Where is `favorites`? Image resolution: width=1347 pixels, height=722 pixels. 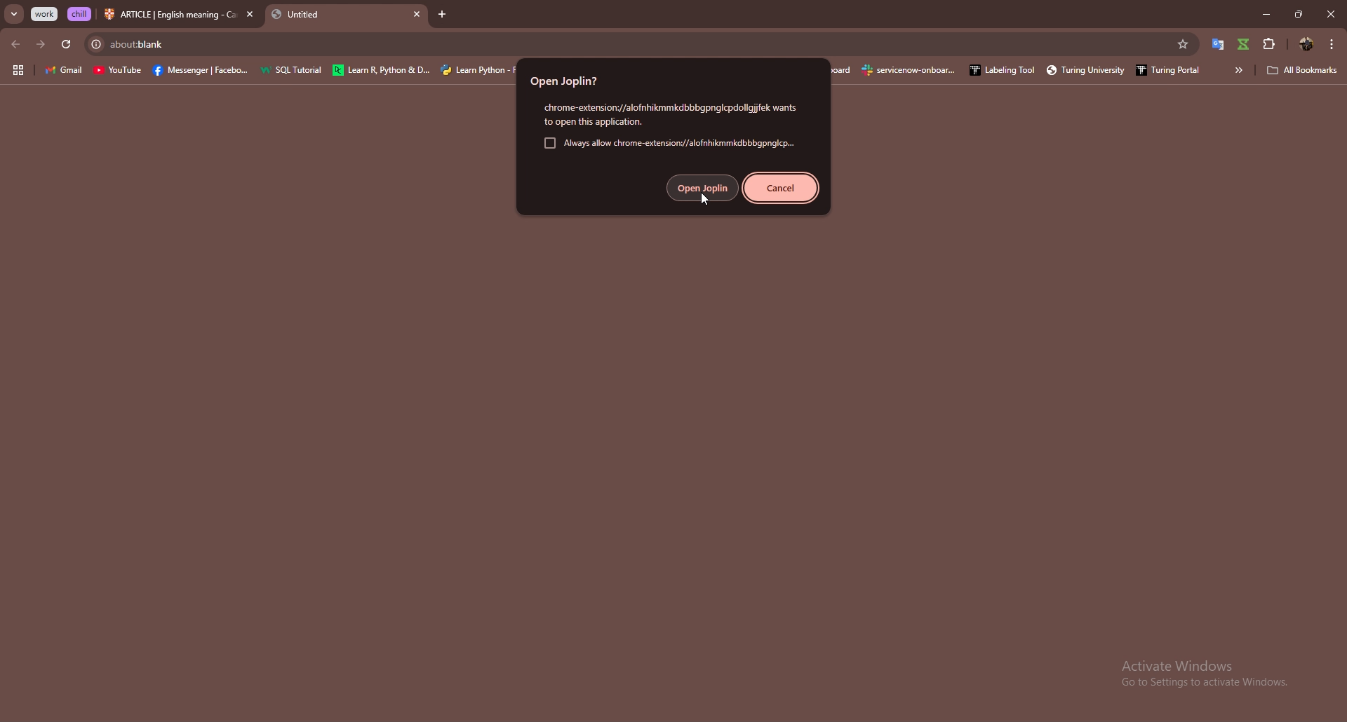
favorites is located at coordinates (1184, 44).